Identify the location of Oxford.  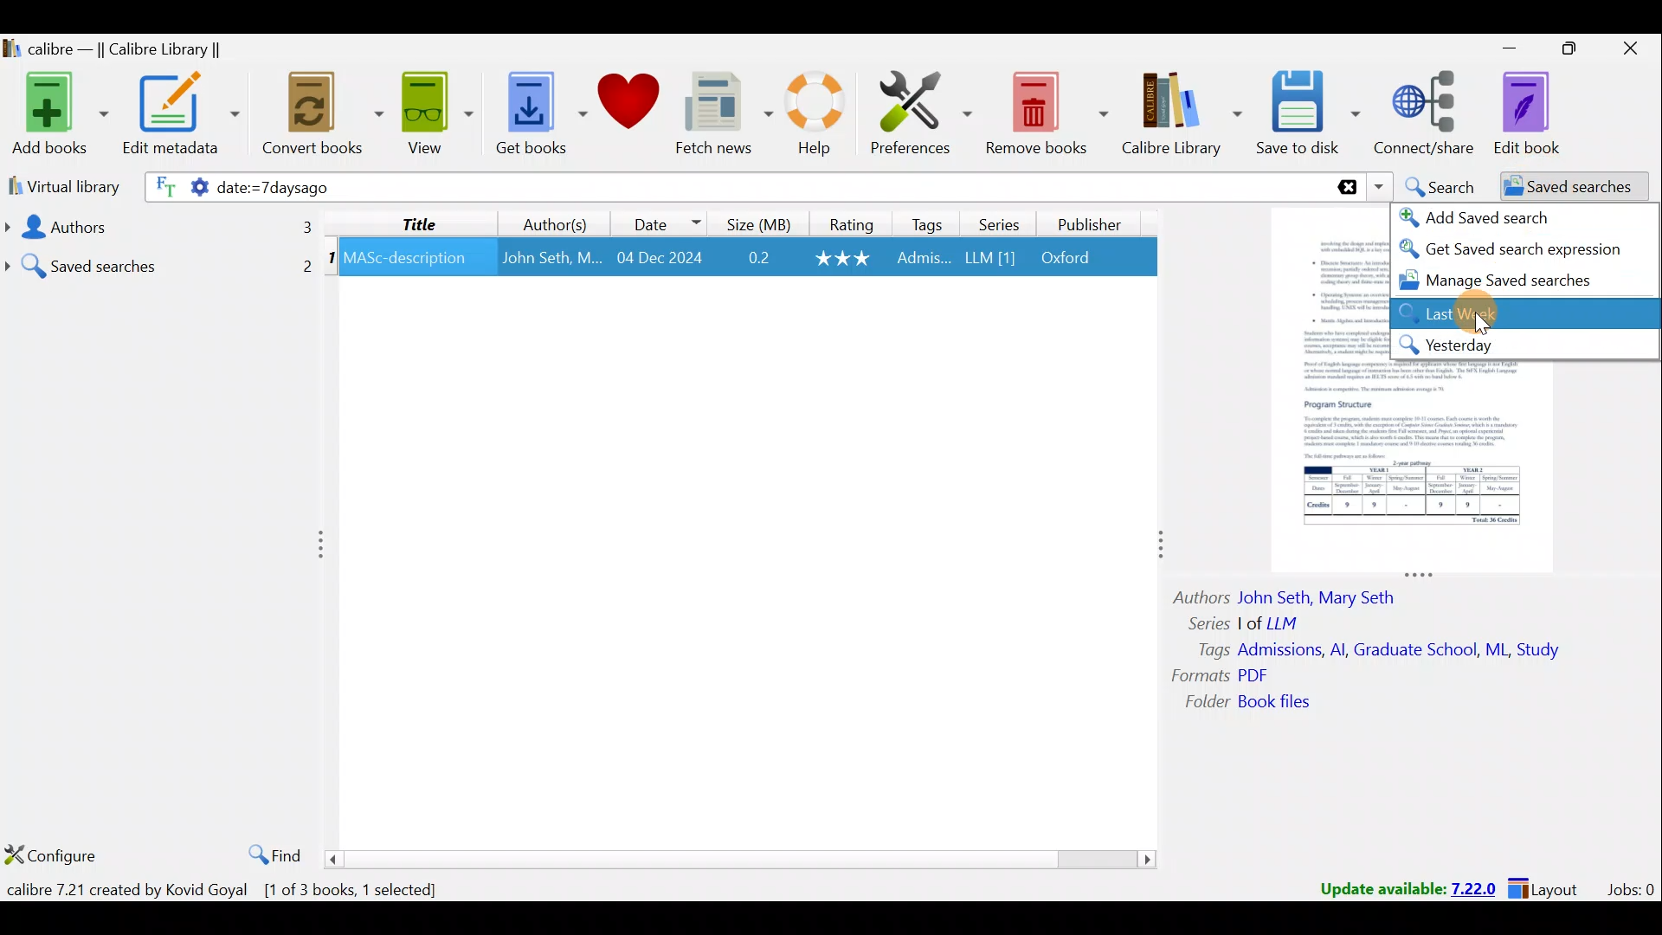
(1074, 258).